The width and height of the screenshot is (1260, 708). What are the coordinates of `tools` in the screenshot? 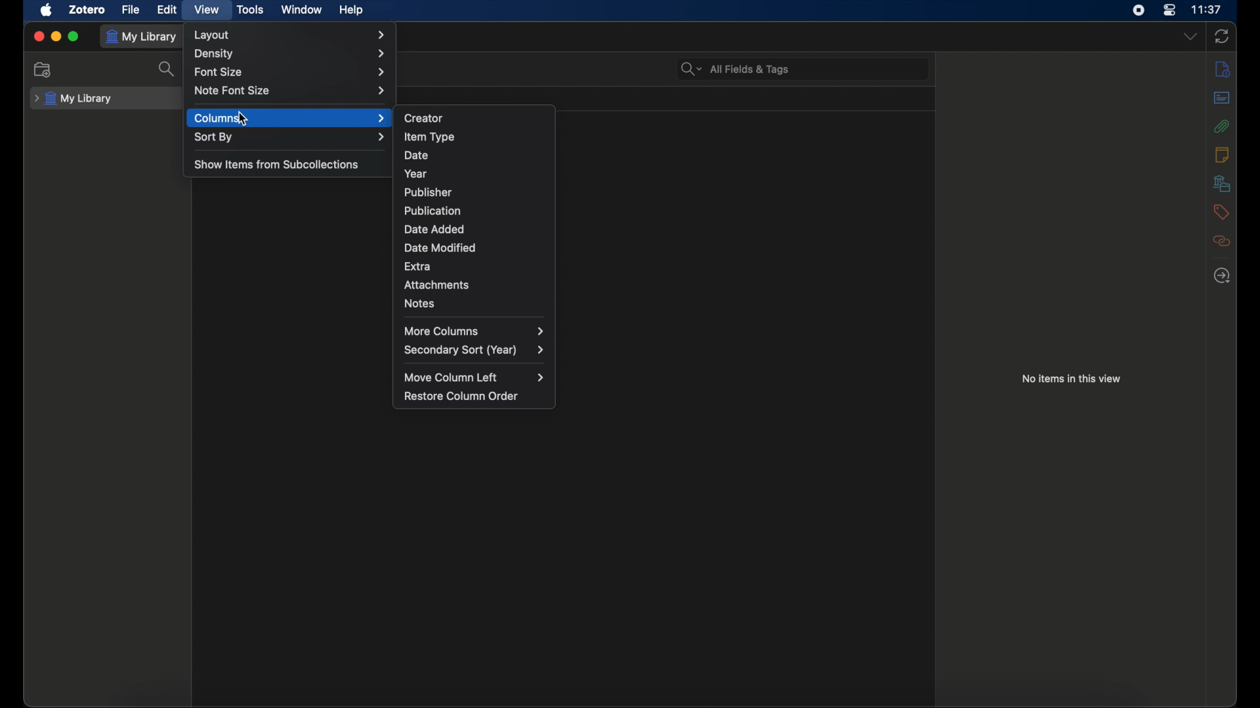 It's located at (251, 9).